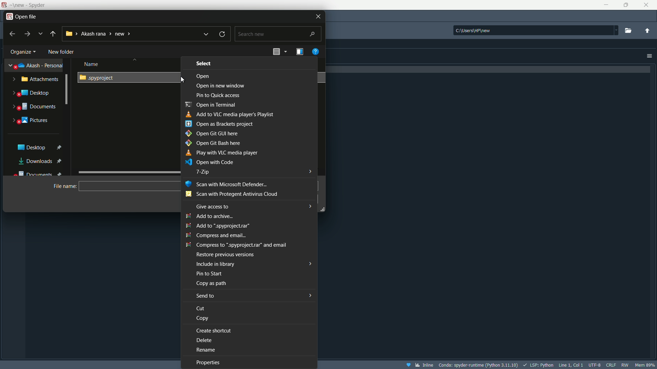  Describe the element at coordinates (41, 161) in the screenshot. I see `Downloads` at that location.